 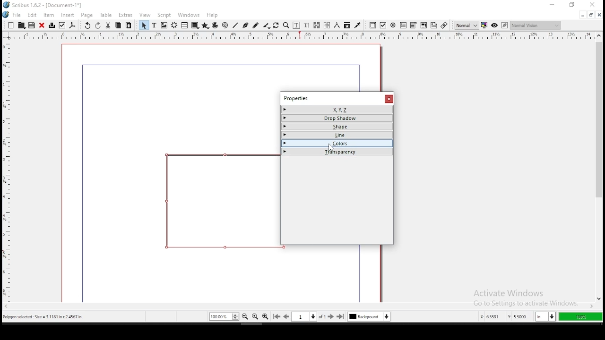 What do you see at coordinates (525, 295) in the screenshot?
I see `activate windows` at bounding box center [525, 295].